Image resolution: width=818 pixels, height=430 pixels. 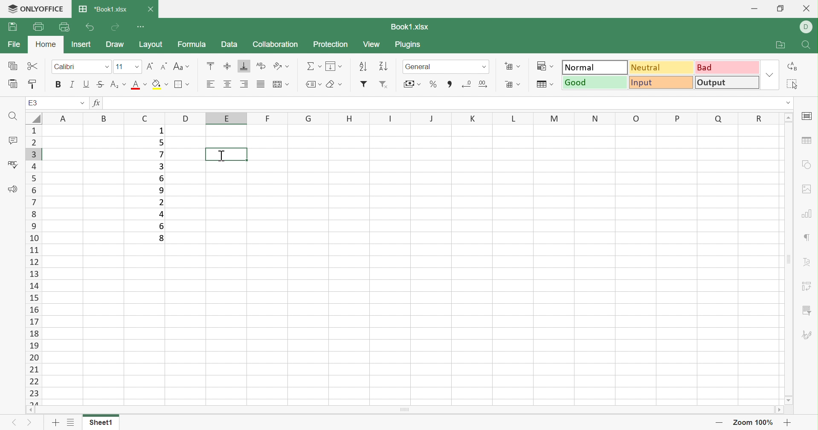 What do you see at coordinates (806, 335) in the screenshot?
I see `Signature settings` at bounding box center [806, 335].